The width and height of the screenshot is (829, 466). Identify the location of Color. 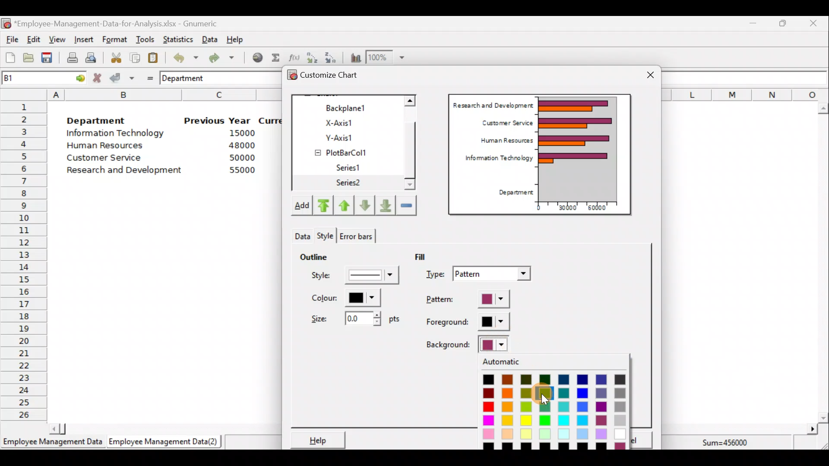
(344, 298).